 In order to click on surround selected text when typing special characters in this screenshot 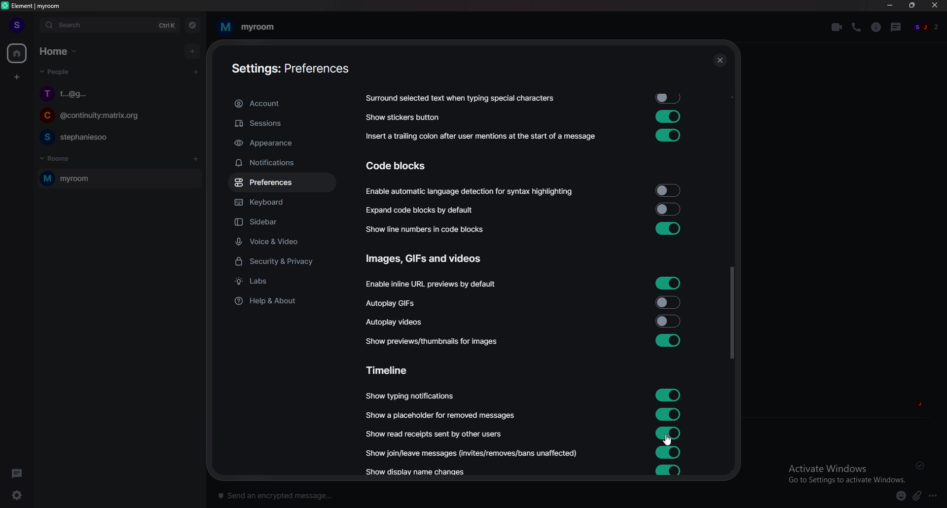, I will do `click(459, 99)`.